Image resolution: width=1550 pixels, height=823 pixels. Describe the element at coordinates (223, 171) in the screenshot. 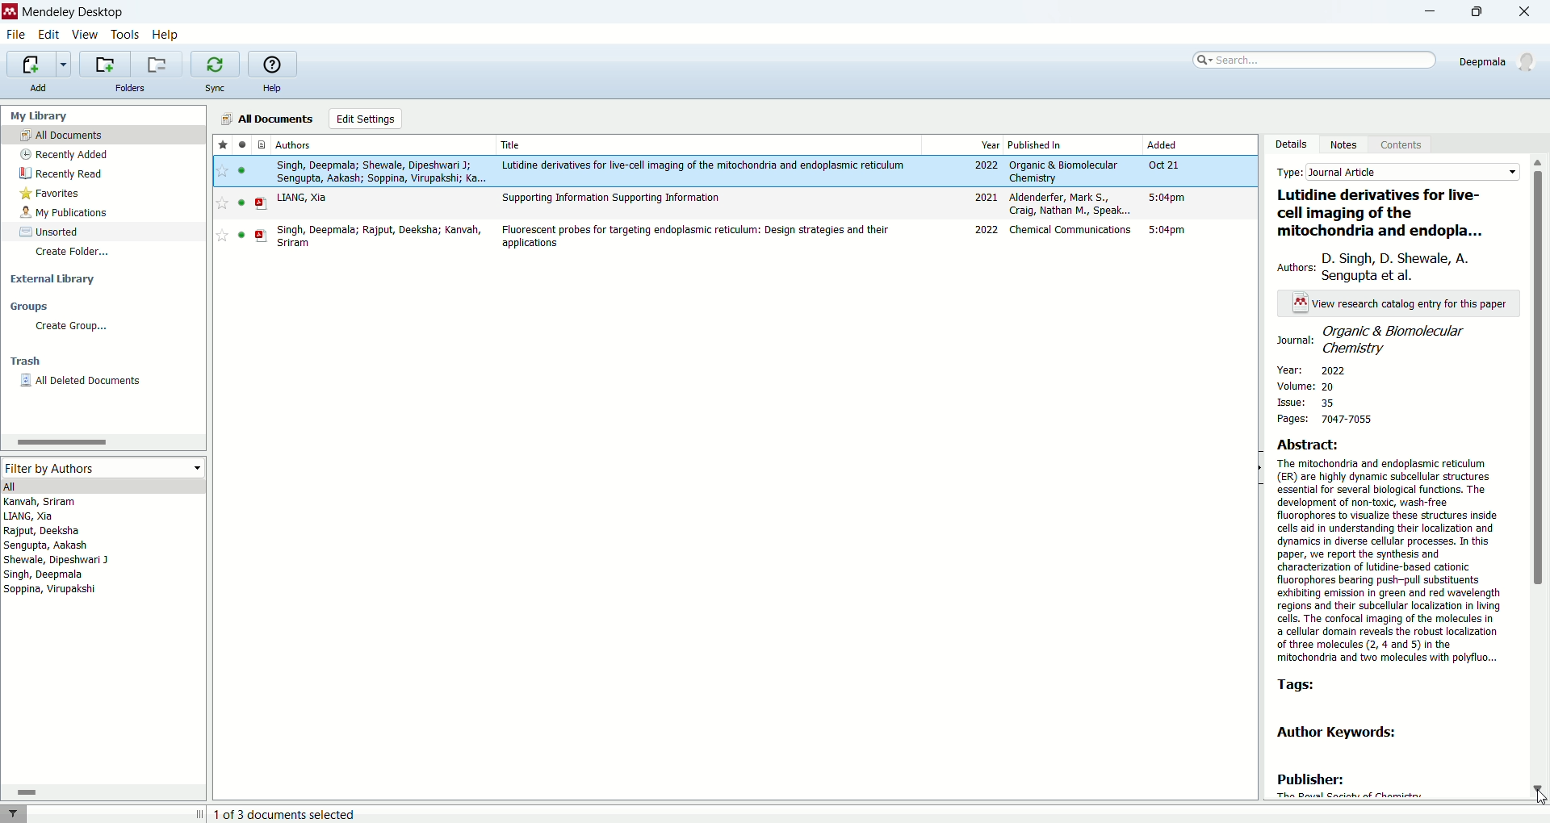

I see `favorite` at that location.